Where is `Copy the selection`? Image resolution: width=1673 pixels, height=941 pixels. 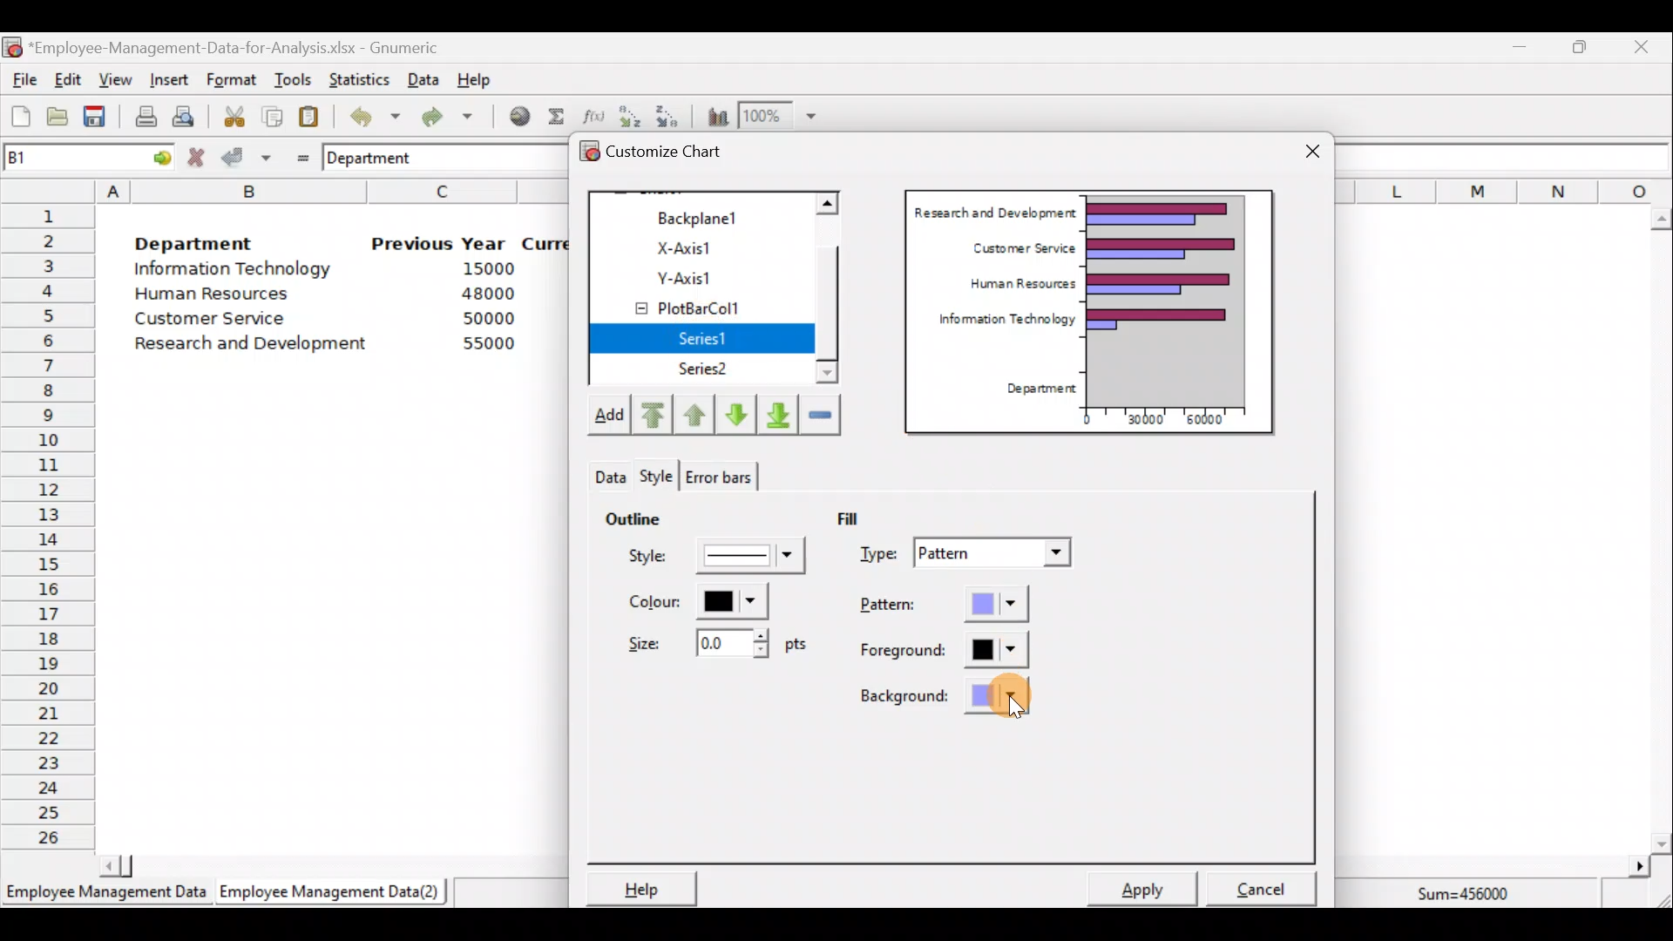
Copy the selection is located at coordinates (271, 113).